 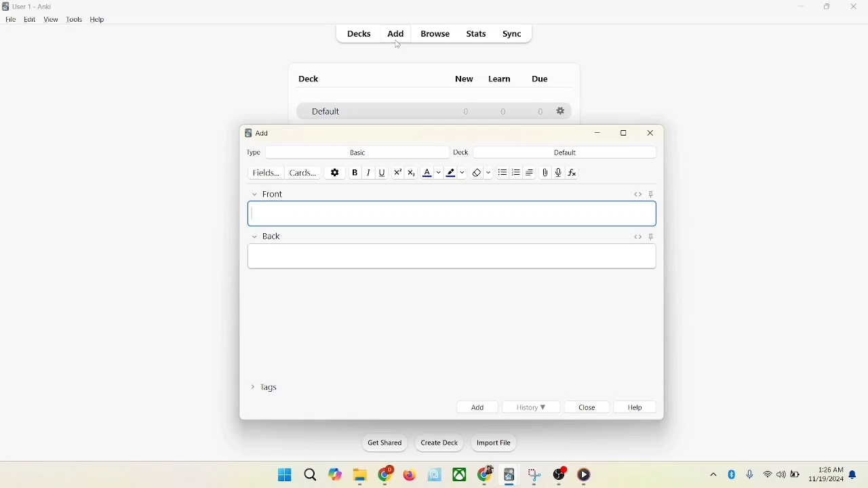 I want to click on search, so click(x=309, y=472).